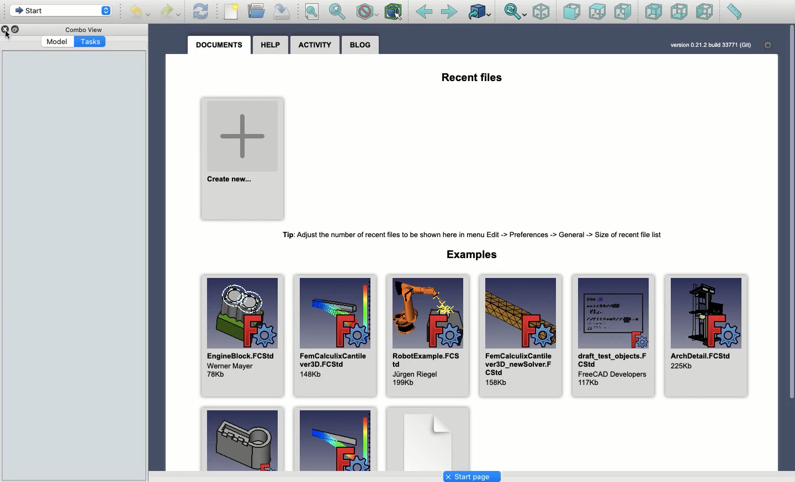 The width and height of the screenshot is (795, 482). I want to click on Model, so click(57, 41).